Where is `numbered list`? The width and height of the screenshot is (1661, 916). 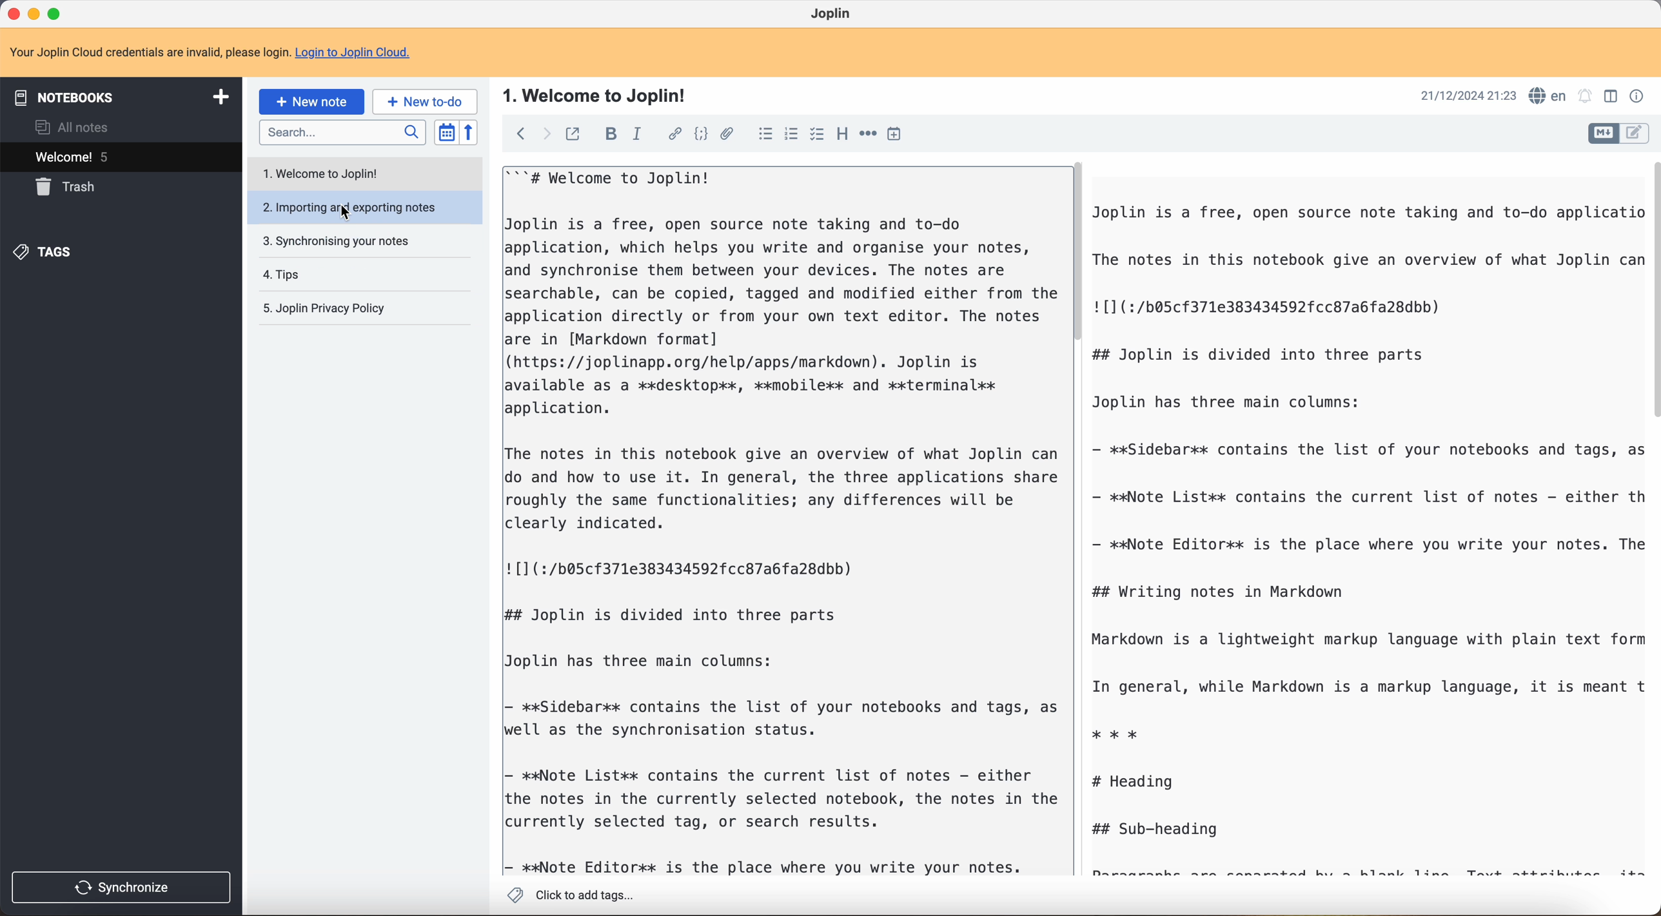
numbered list is located at coordinates (790, 136).